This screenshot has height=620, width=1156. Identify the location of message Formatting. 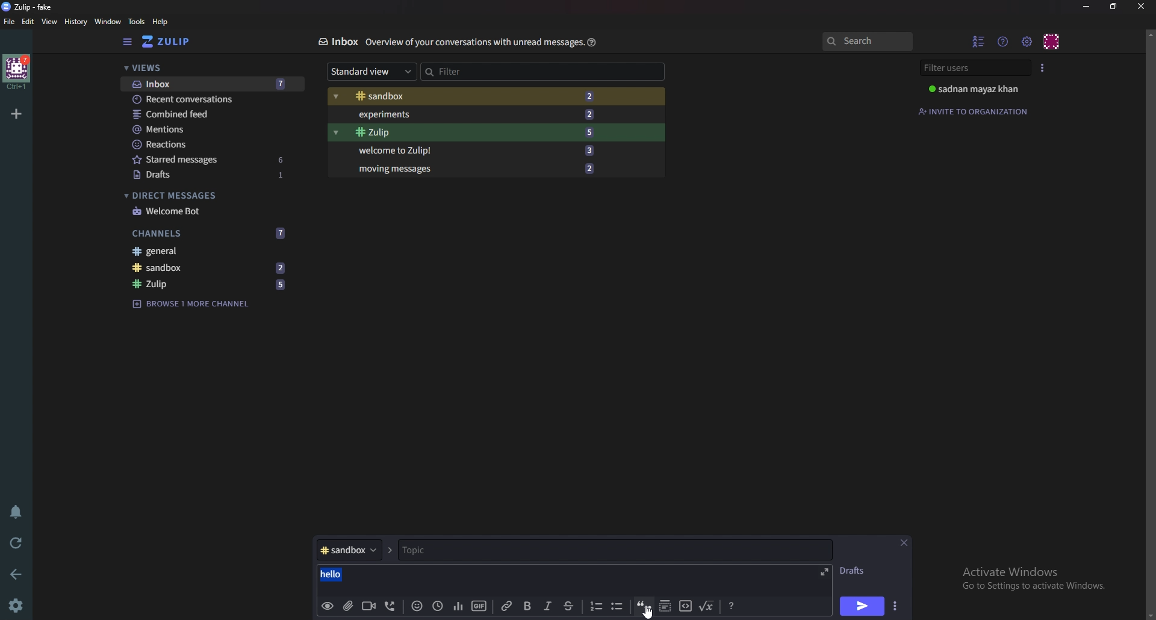
(735, 605).